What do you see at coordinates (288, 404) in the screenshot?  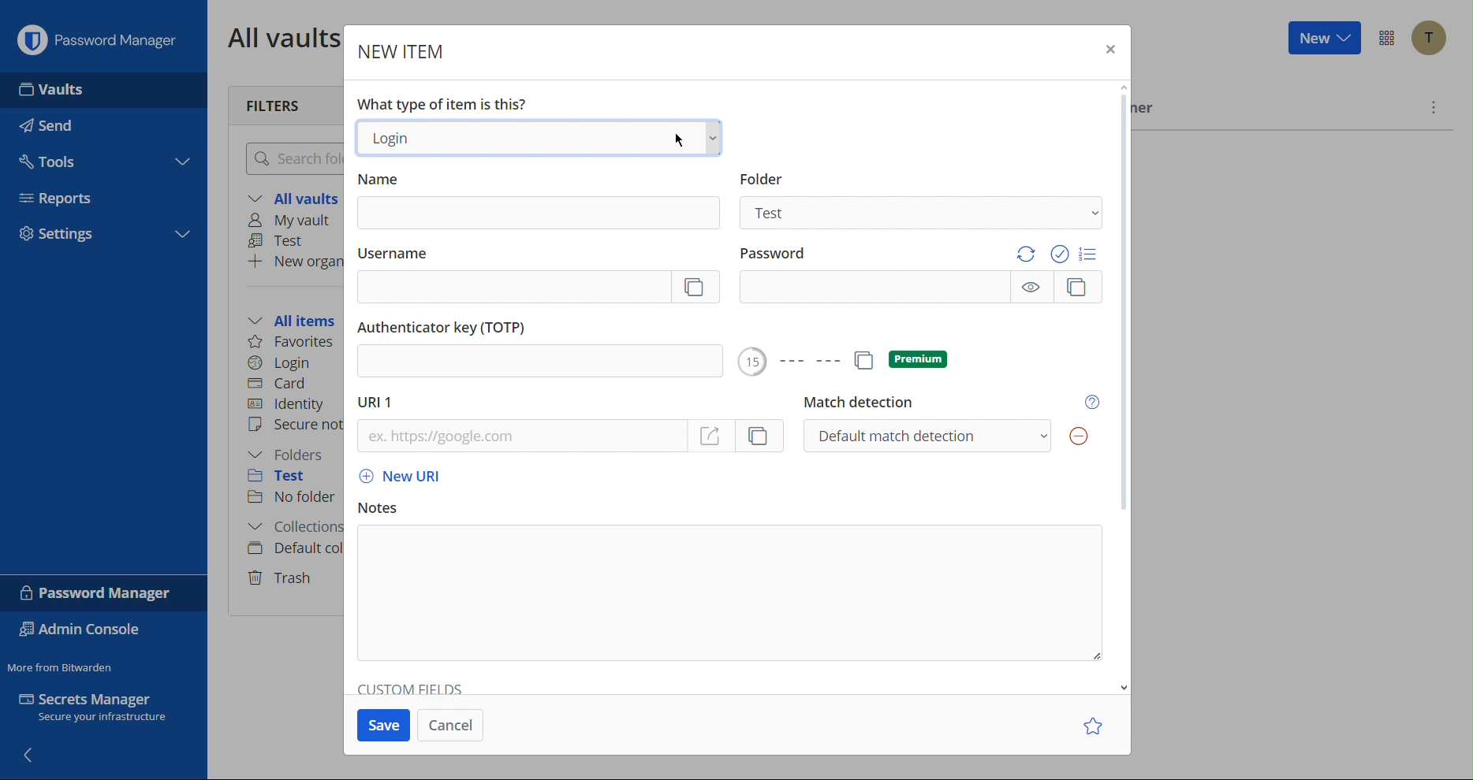 I see `Identity` at bounding box center [288, 404].